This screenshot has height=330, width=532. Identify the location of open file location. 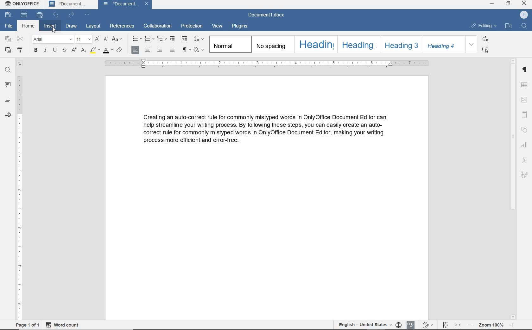
(509, 26).